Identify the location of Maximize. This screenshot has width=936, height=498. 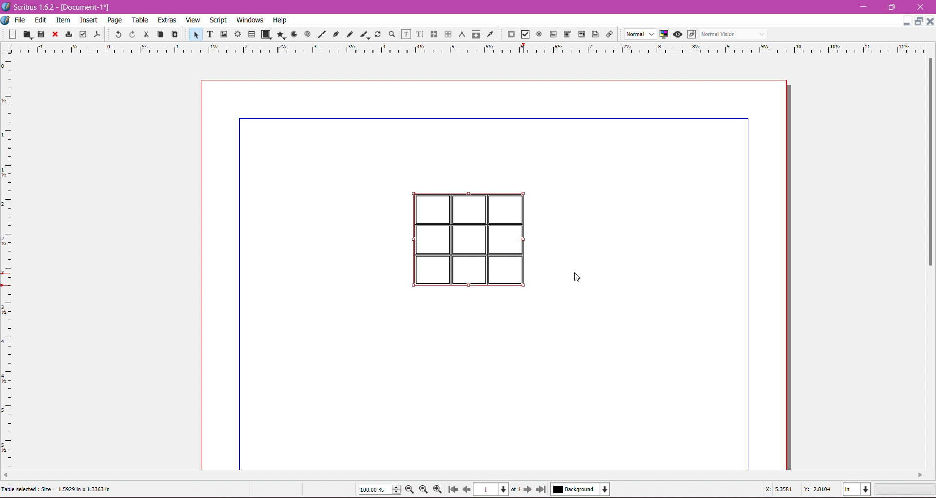
(919, 21).